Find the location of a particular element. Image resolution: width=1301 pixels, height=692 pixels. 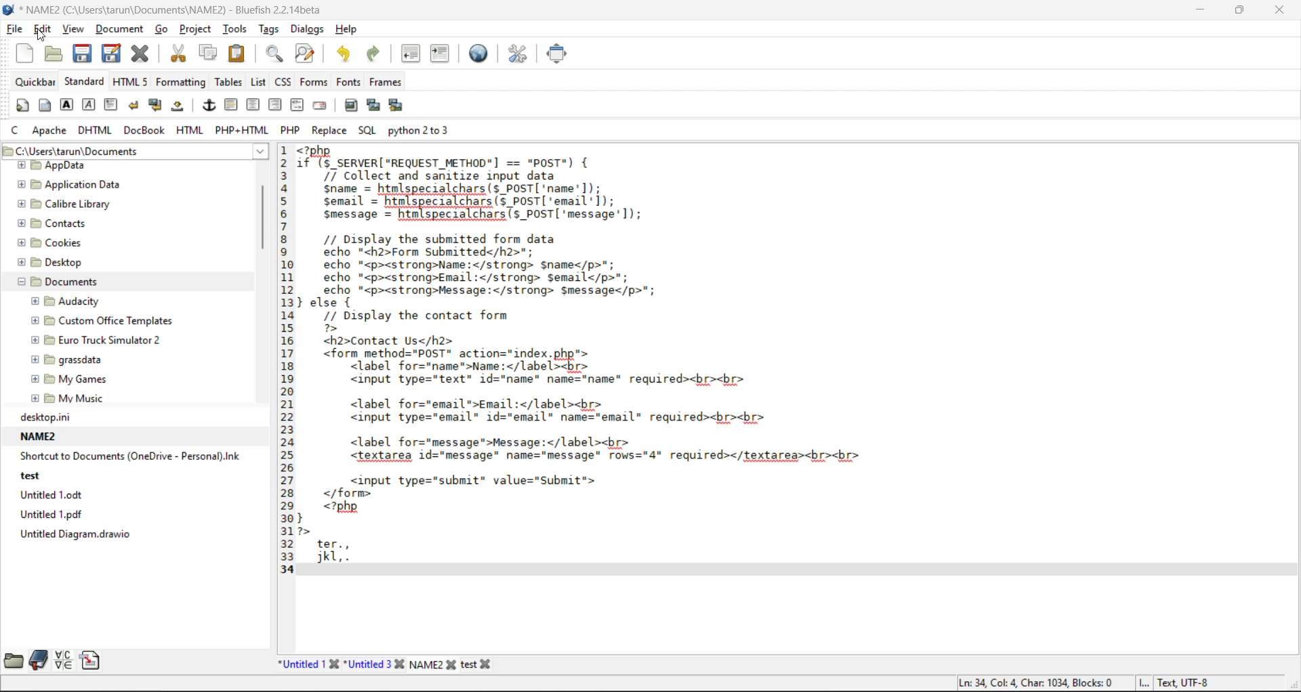

minimize is located at coordinates (1202, 10).